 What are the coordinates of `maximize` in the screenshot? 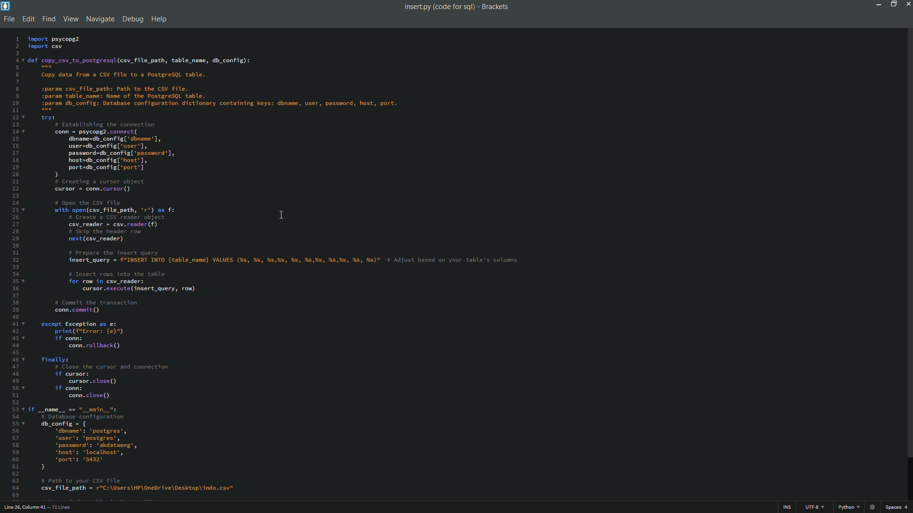 It's located at (893, 4).